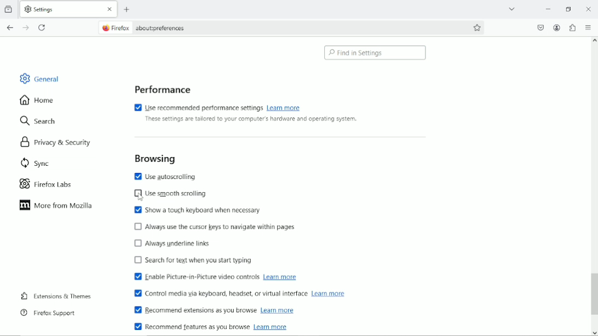 This screenshot has height=336, width=598. What do you see at coordinates (540, 27) in the screenshot?
I see `save to pocket` at bounding box center [540, 27].